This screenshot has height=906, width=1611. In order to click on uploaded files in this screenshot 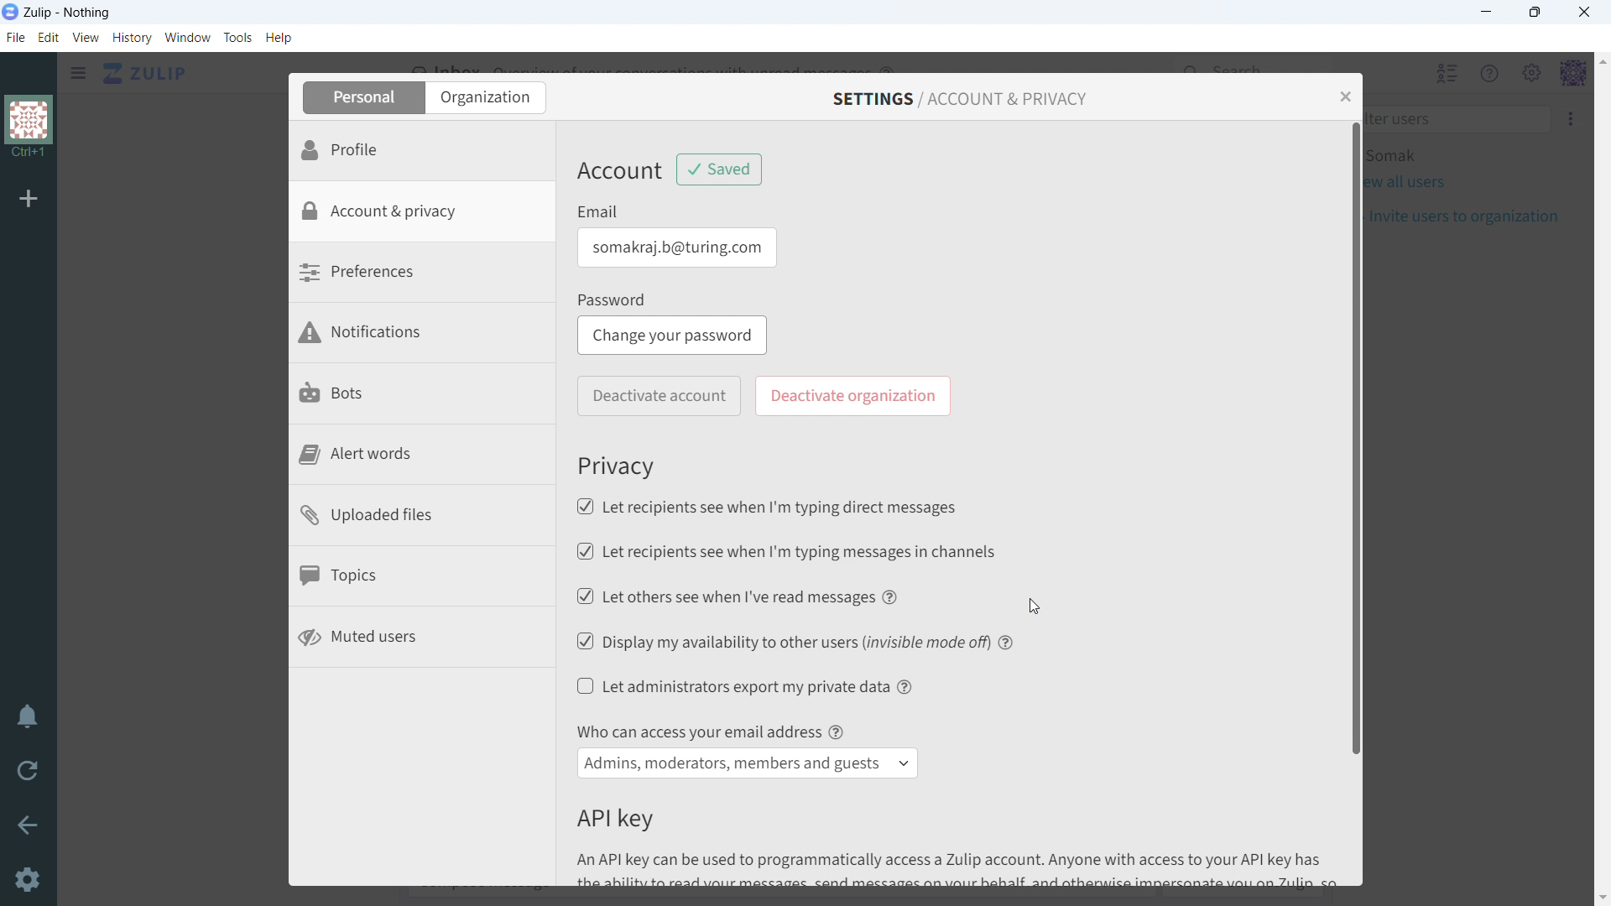, I will do `click(420, 517)`.